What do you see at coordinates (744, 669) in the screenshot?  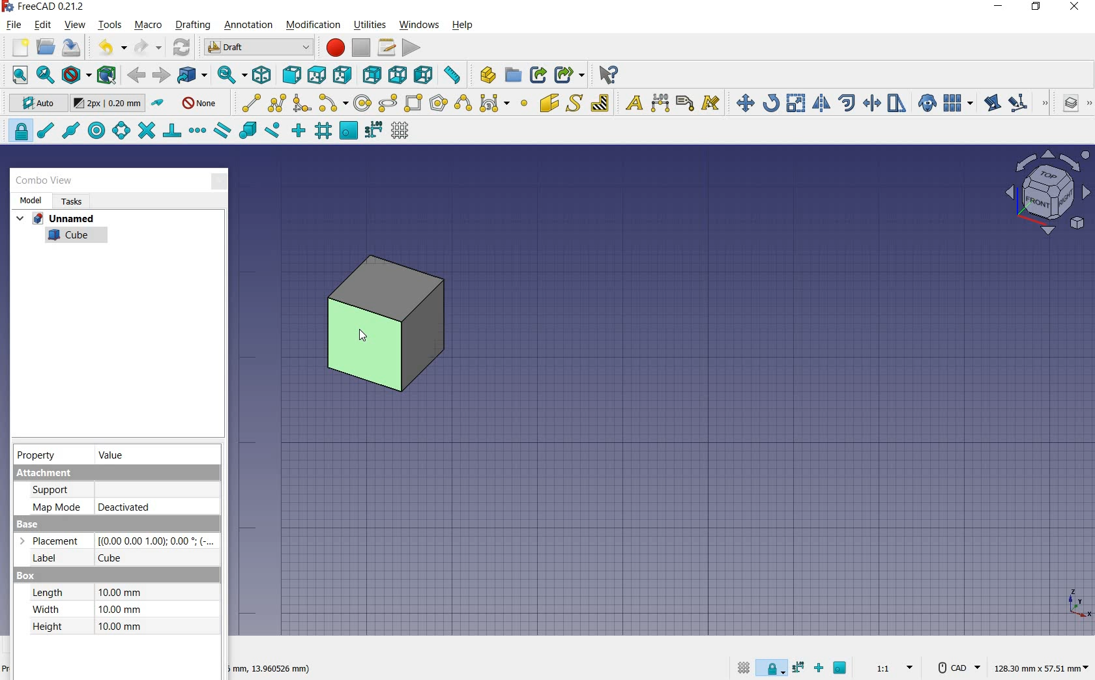 I see `toggle grid` at bounding box center [744, 669].